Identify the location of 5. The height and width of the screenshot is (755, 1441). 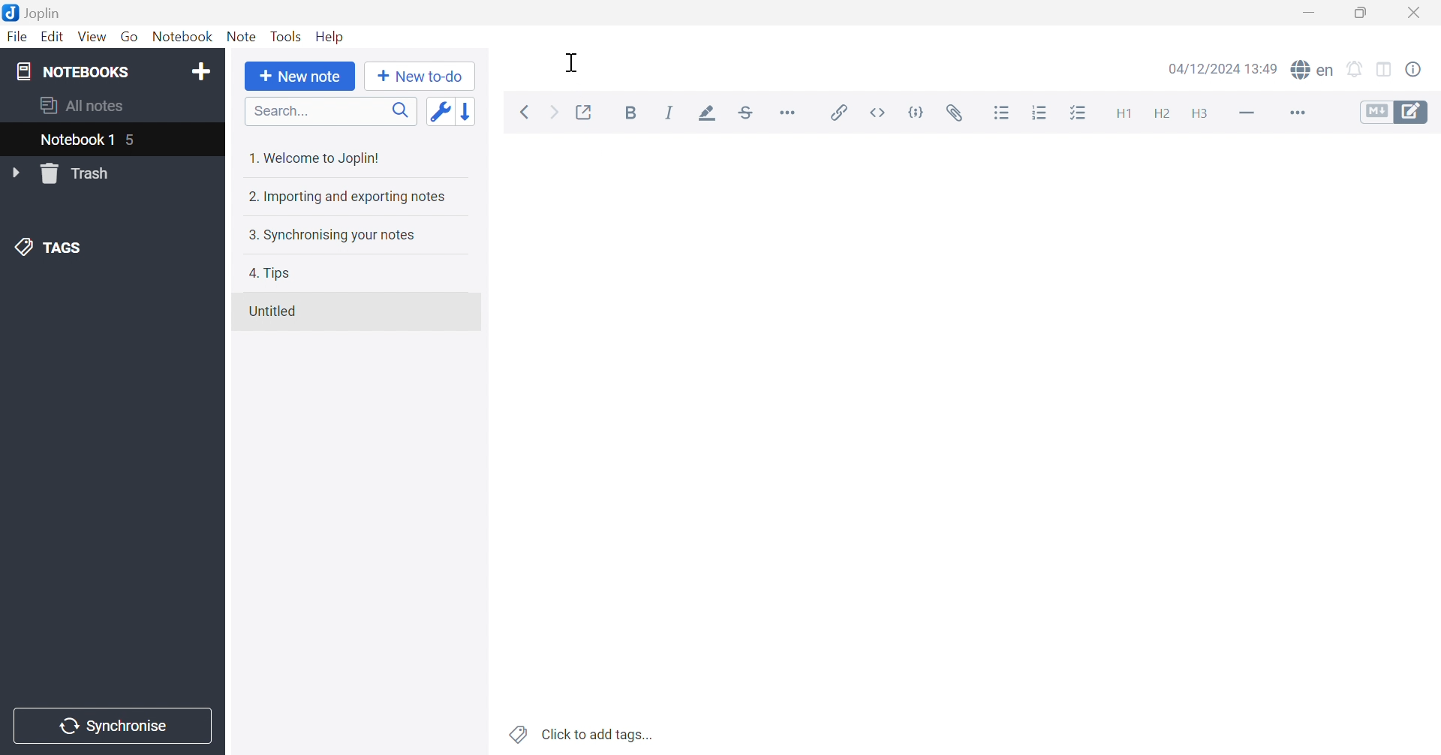
(139, 141).